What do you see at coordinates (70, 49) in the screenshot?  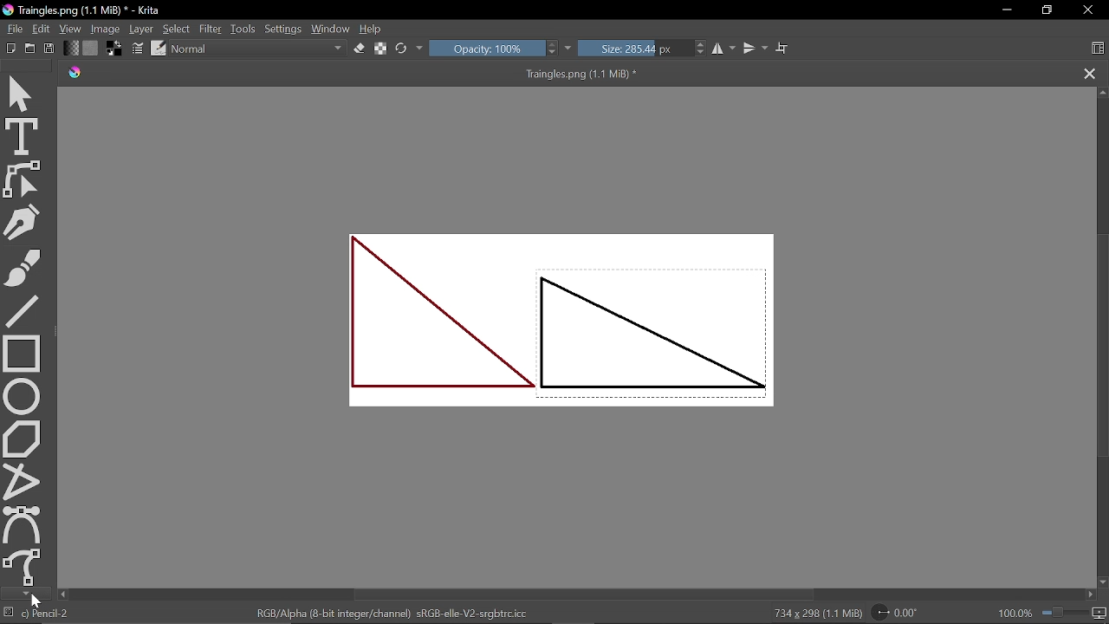 I see `Gradient fill` at bounding box center [70, 49].